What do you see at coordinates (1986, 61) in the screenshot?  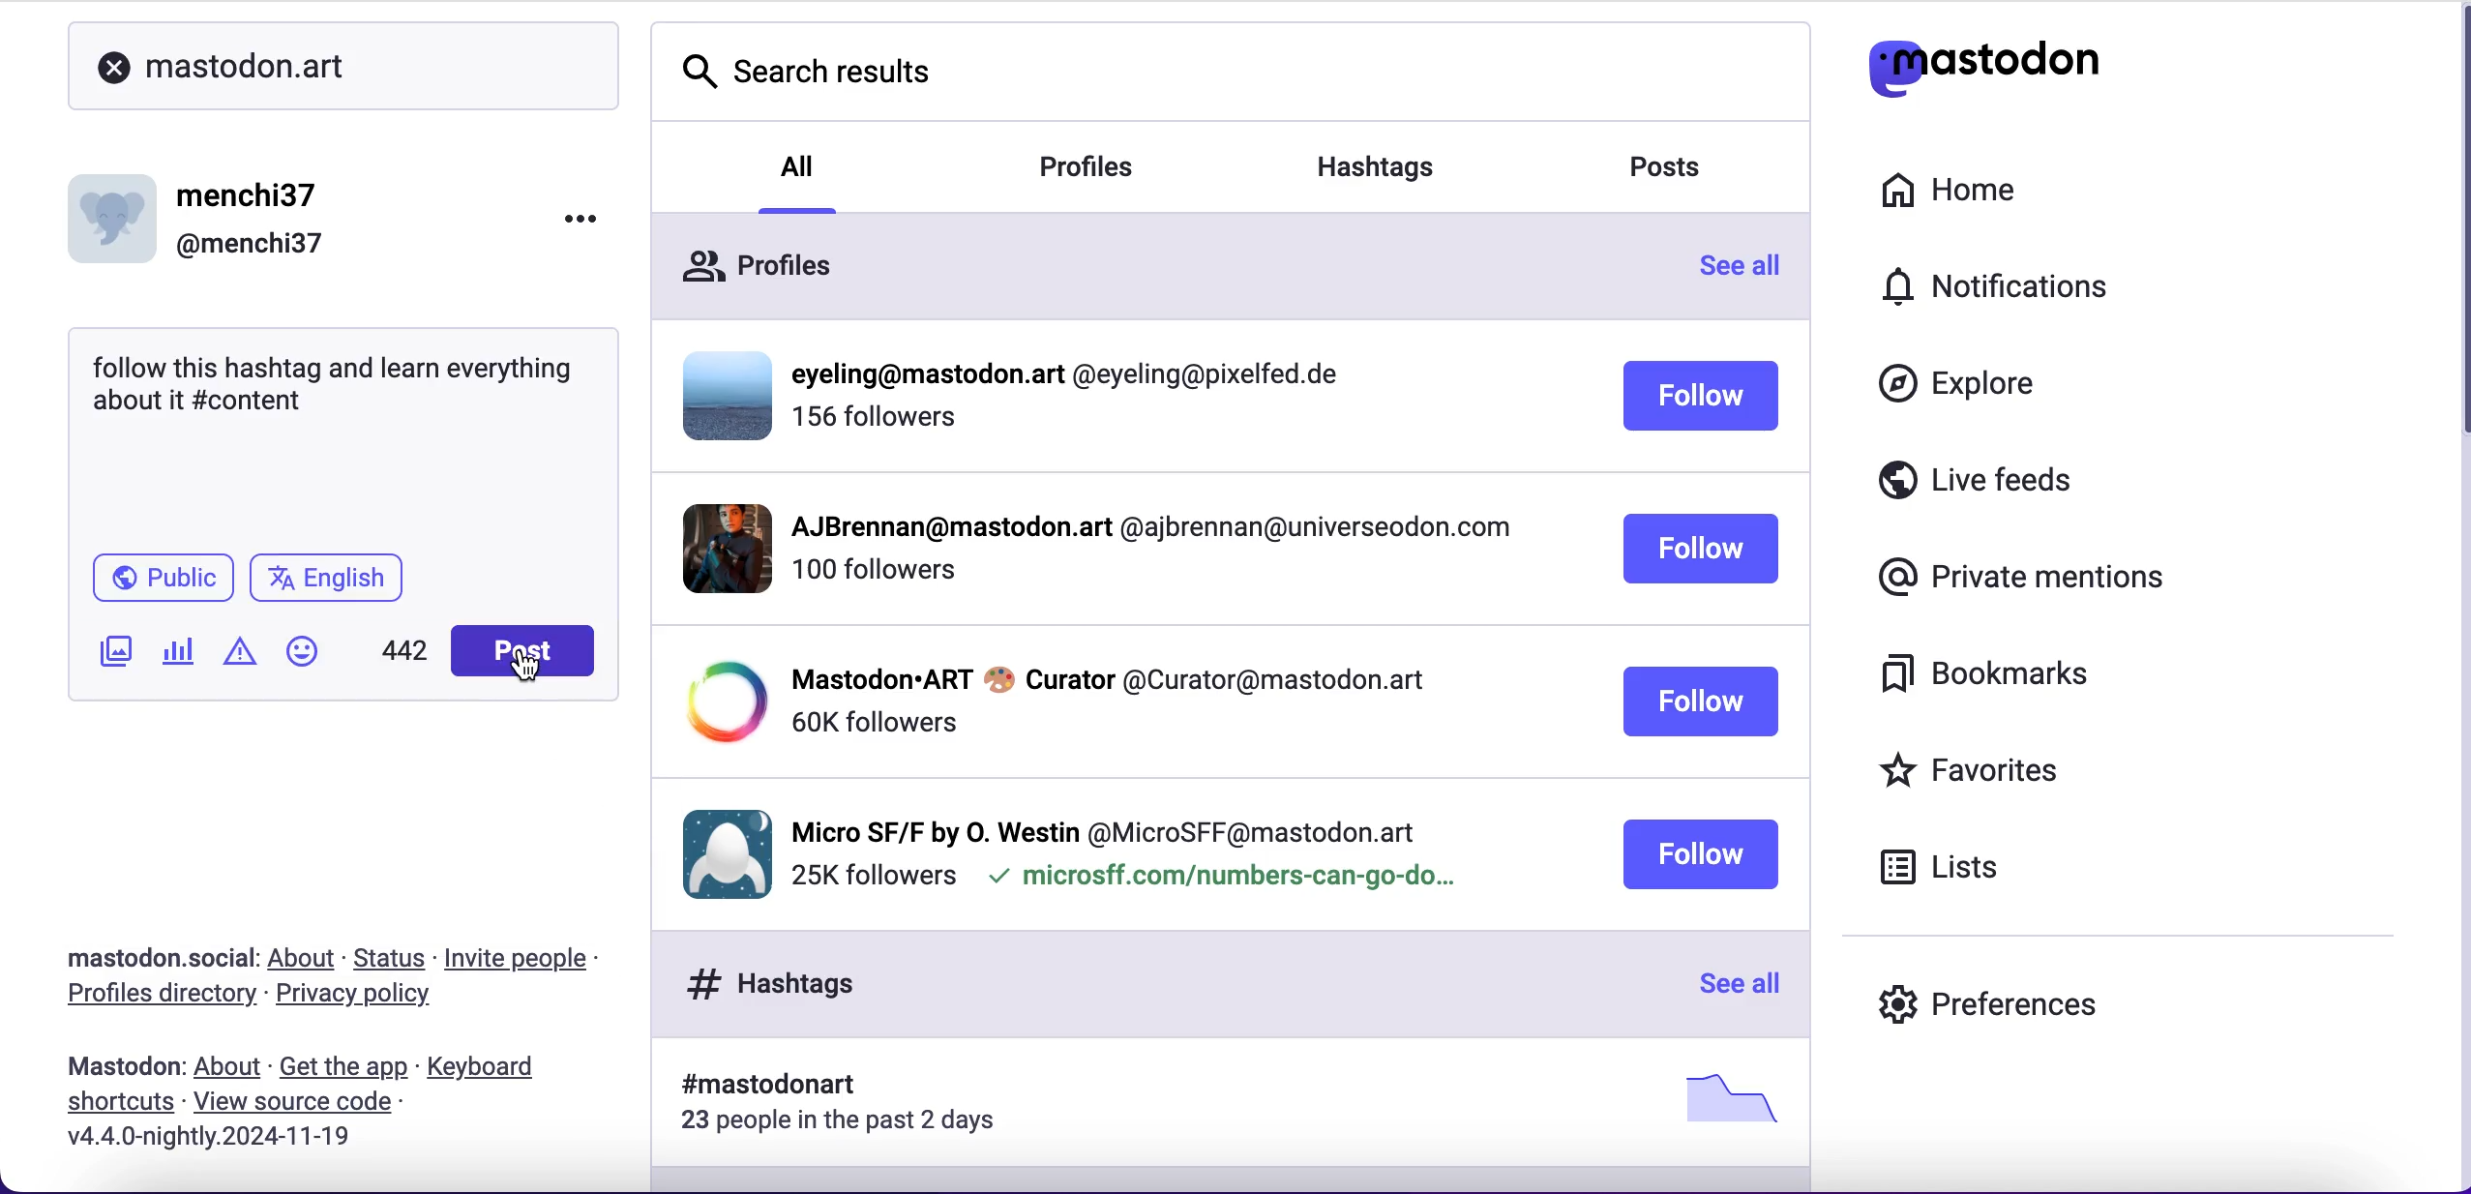 I see `mastodon logo` at bounding box center [1986, 61].